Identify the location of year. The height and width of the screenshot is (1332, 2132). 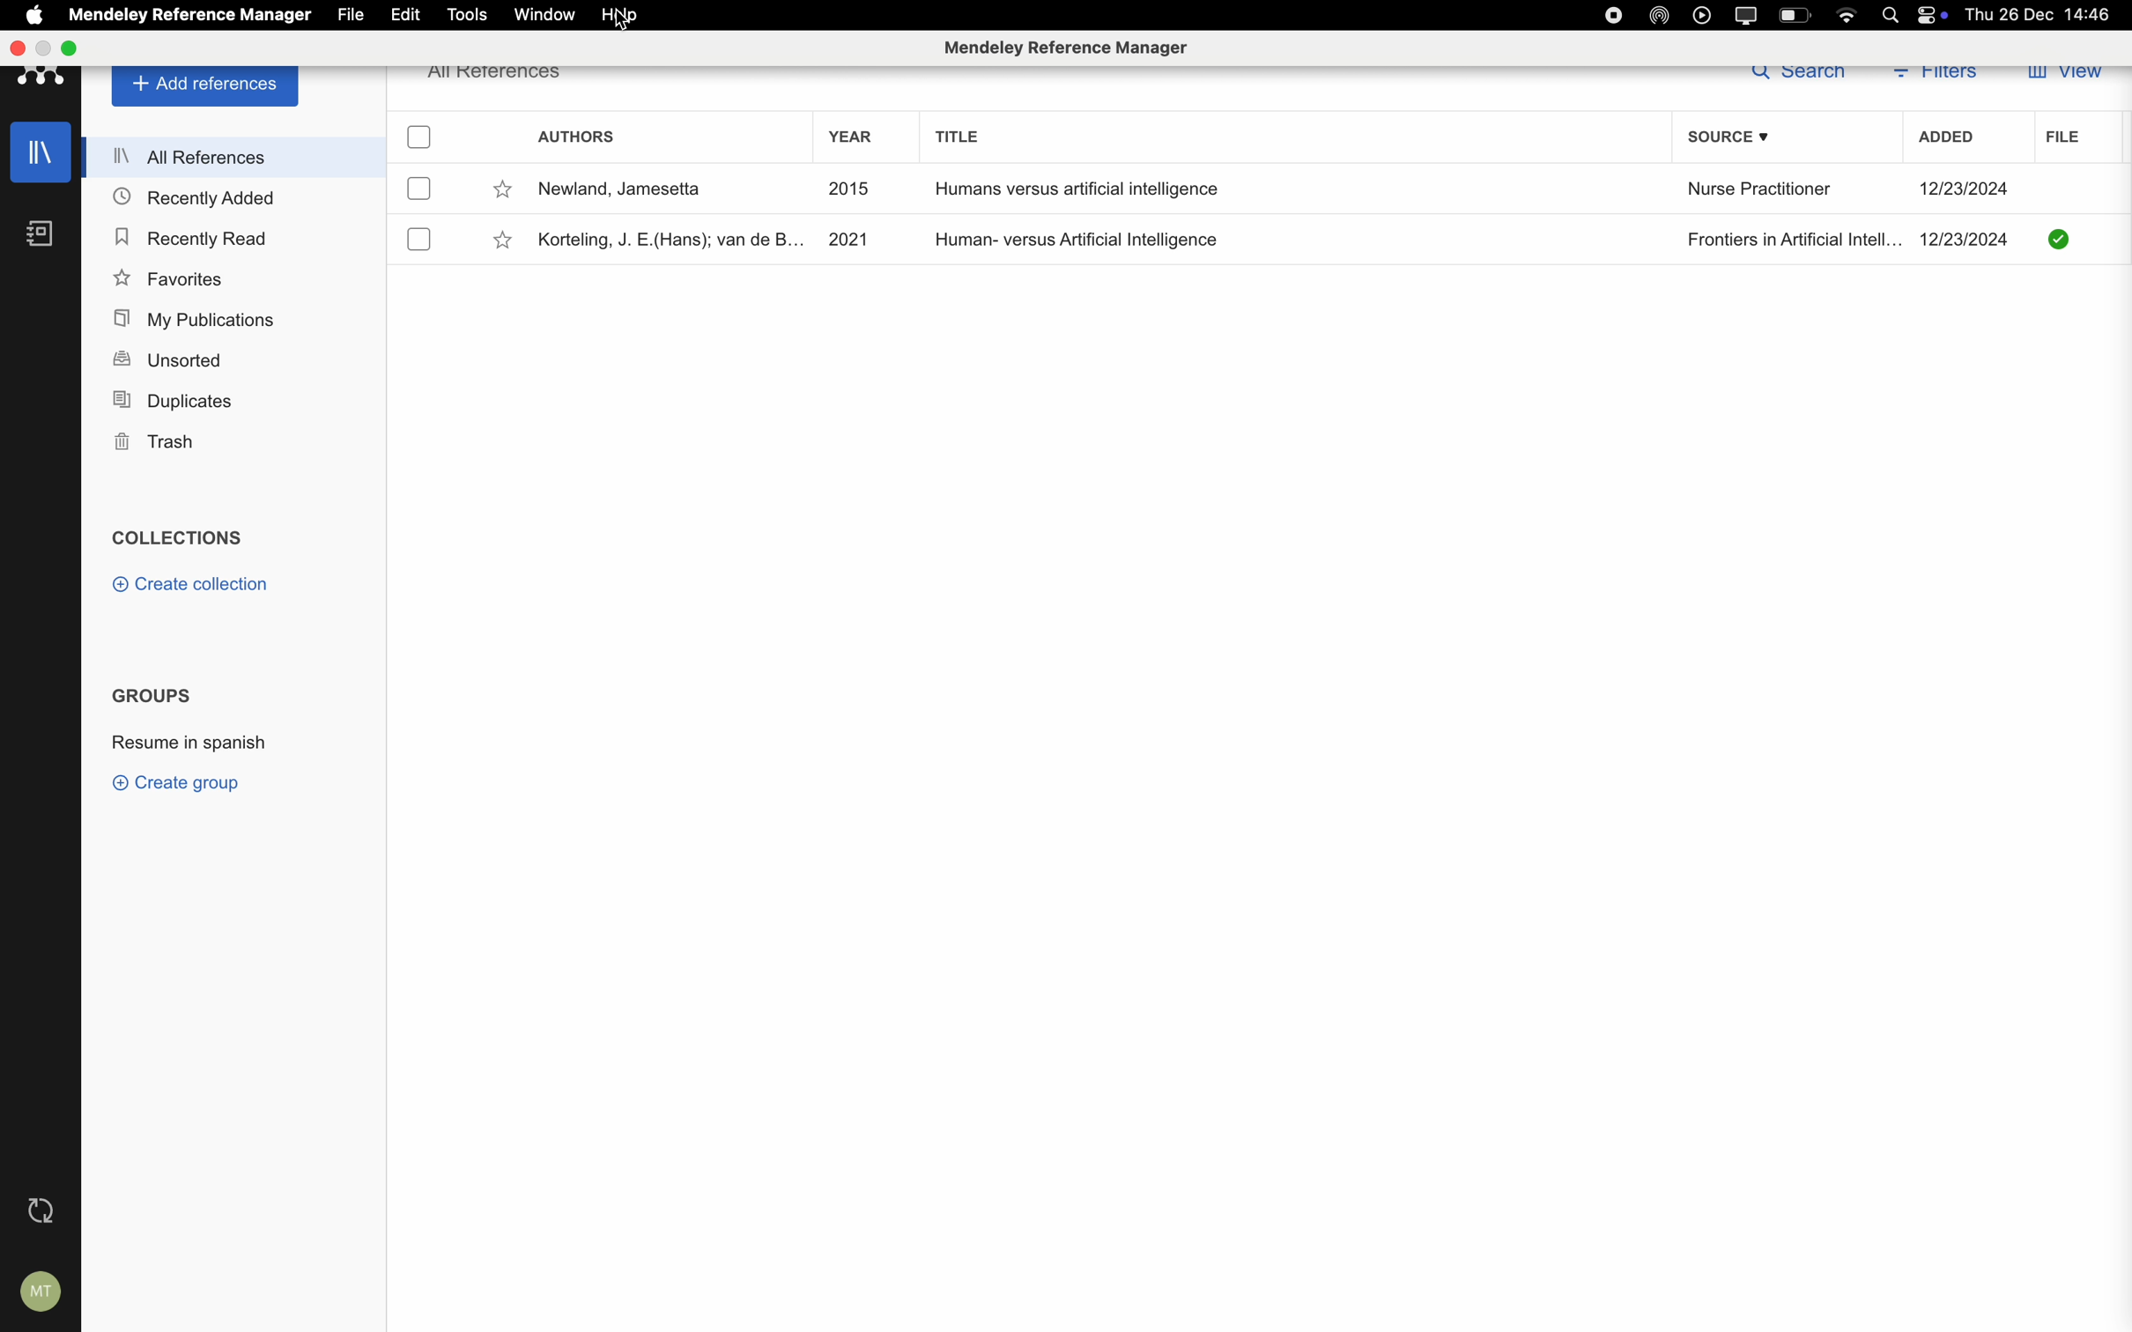
(855, 136).